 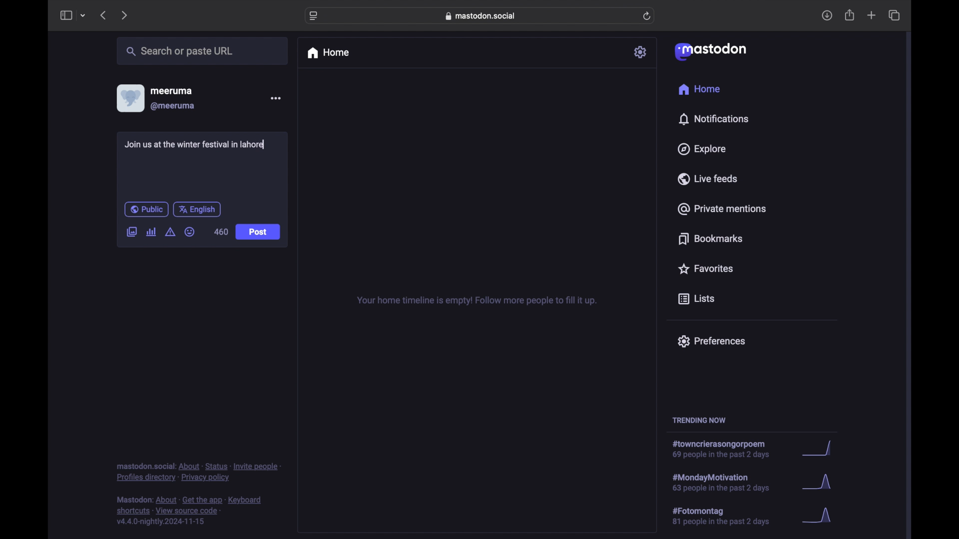 I want to click on more options, so click(x=276, y=98).